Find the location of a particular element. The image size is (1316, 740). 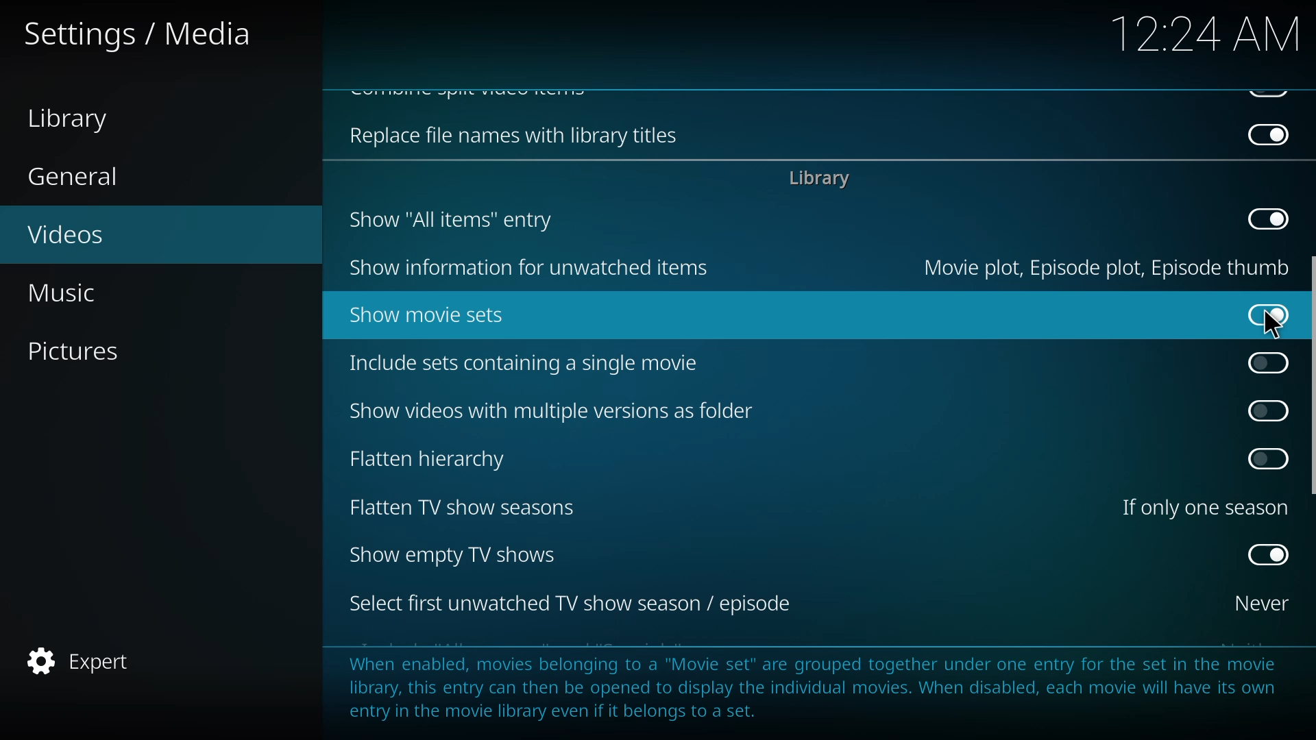

time is located at coordinates (1204, 33).